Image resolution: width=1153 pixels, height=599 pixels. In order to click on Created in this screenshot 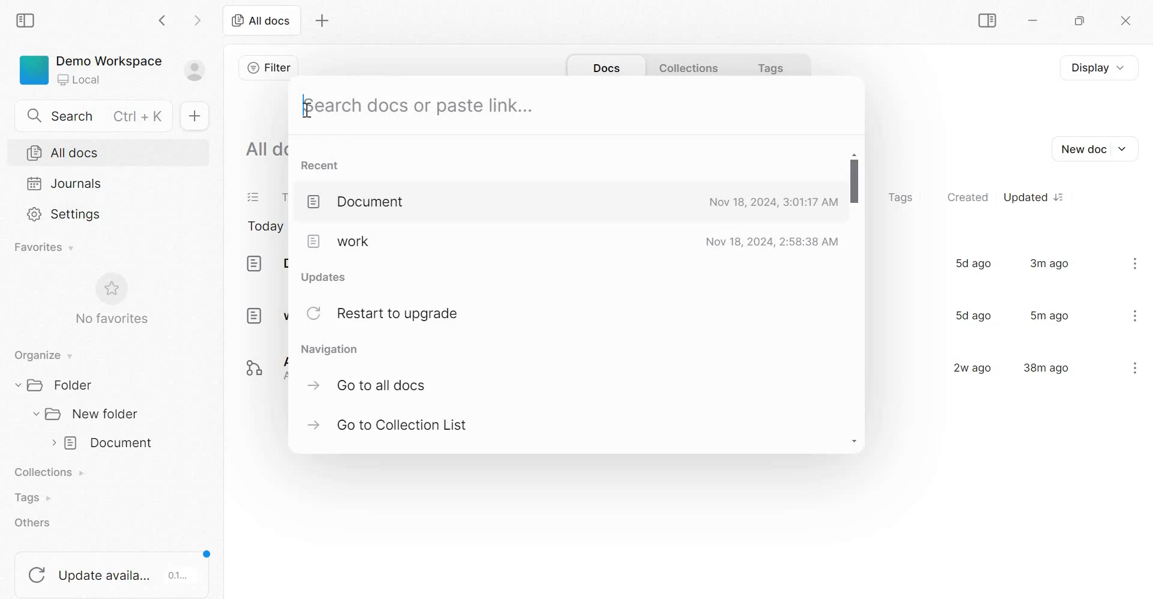, I will do `click(967, 196)`.